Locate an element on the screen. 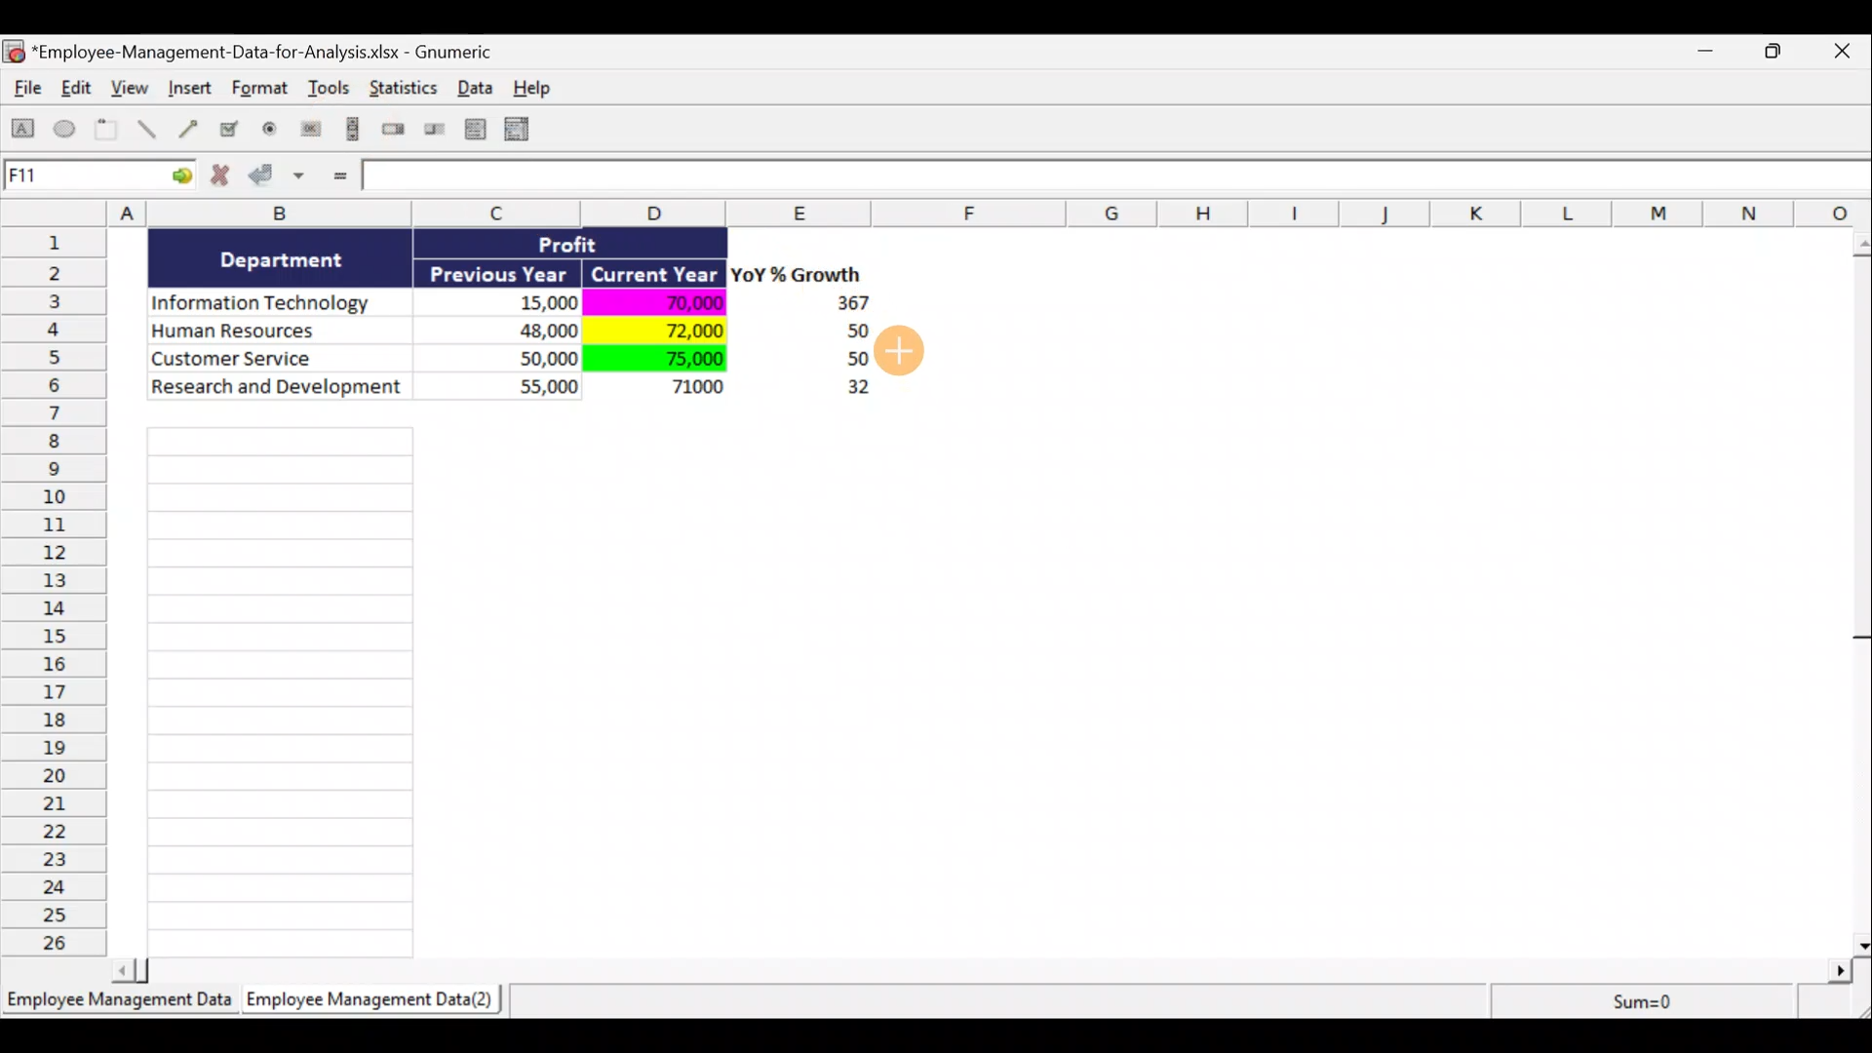 The image size is (1872, 1053). Statistics is located at coordinates (406, 94).